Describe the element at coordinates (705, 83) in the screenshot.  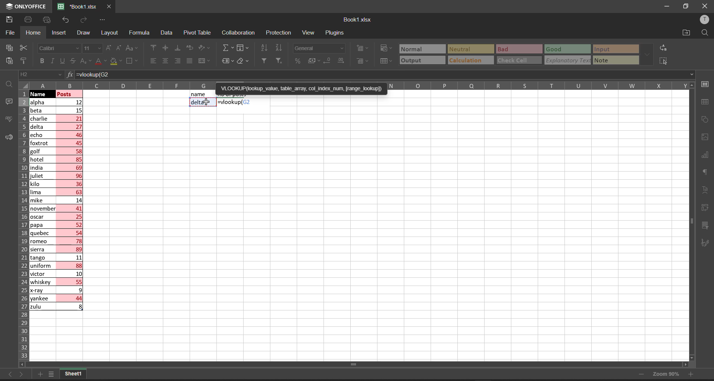
I see `cell settings` at that location.